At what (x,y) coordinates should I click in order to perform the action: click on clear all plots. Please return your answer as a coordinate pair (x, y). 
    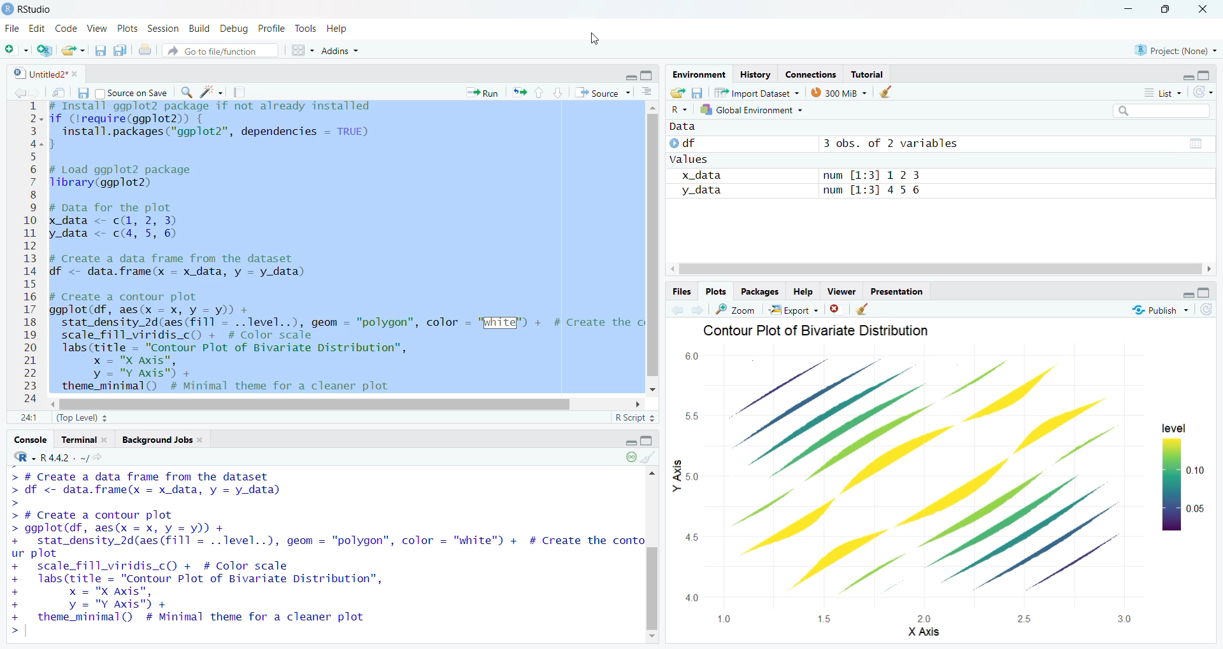
    Looking at the image, I should click on (864, 309).